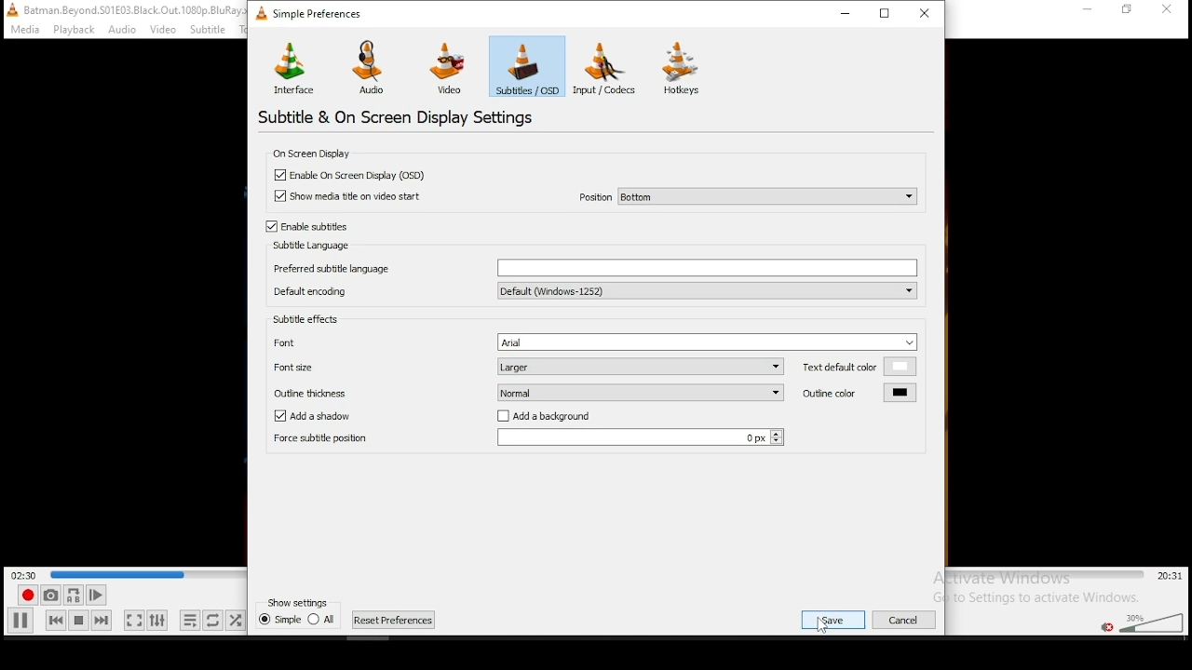 This screenshot has height=670, width=1192. What do you see at coordinates (291, 67) in the screenshot?
I see `interface` at bounding box center [291, 67].